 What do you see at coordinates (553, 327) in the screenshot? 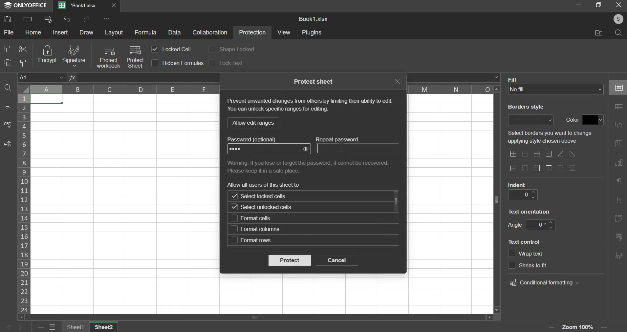
I see `zoom out` at bounding box center [553, 327].